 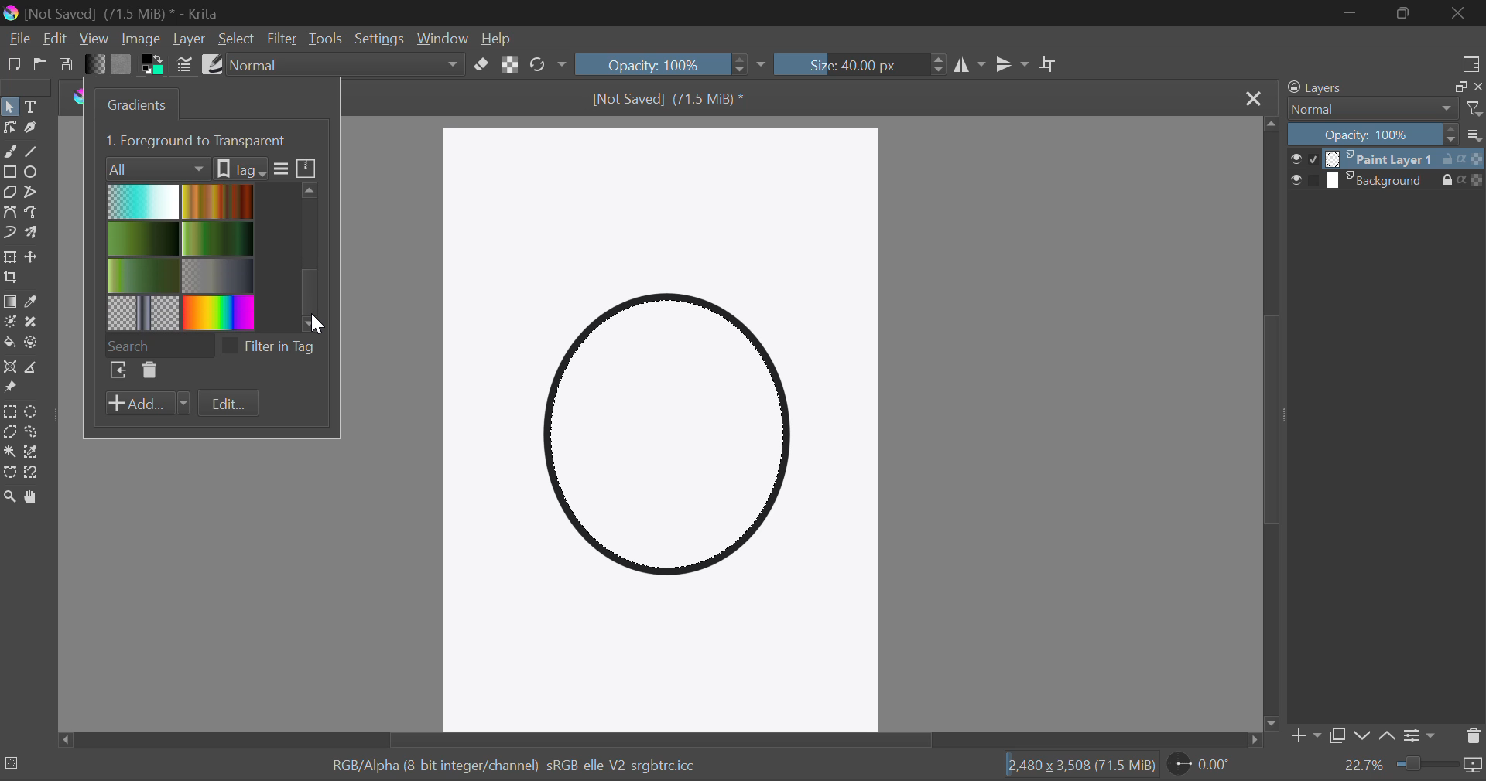 What do you see at coordinates (36, 431) in the screenshot?
I see `Freehand Selection` at bounding box center [36, 431].